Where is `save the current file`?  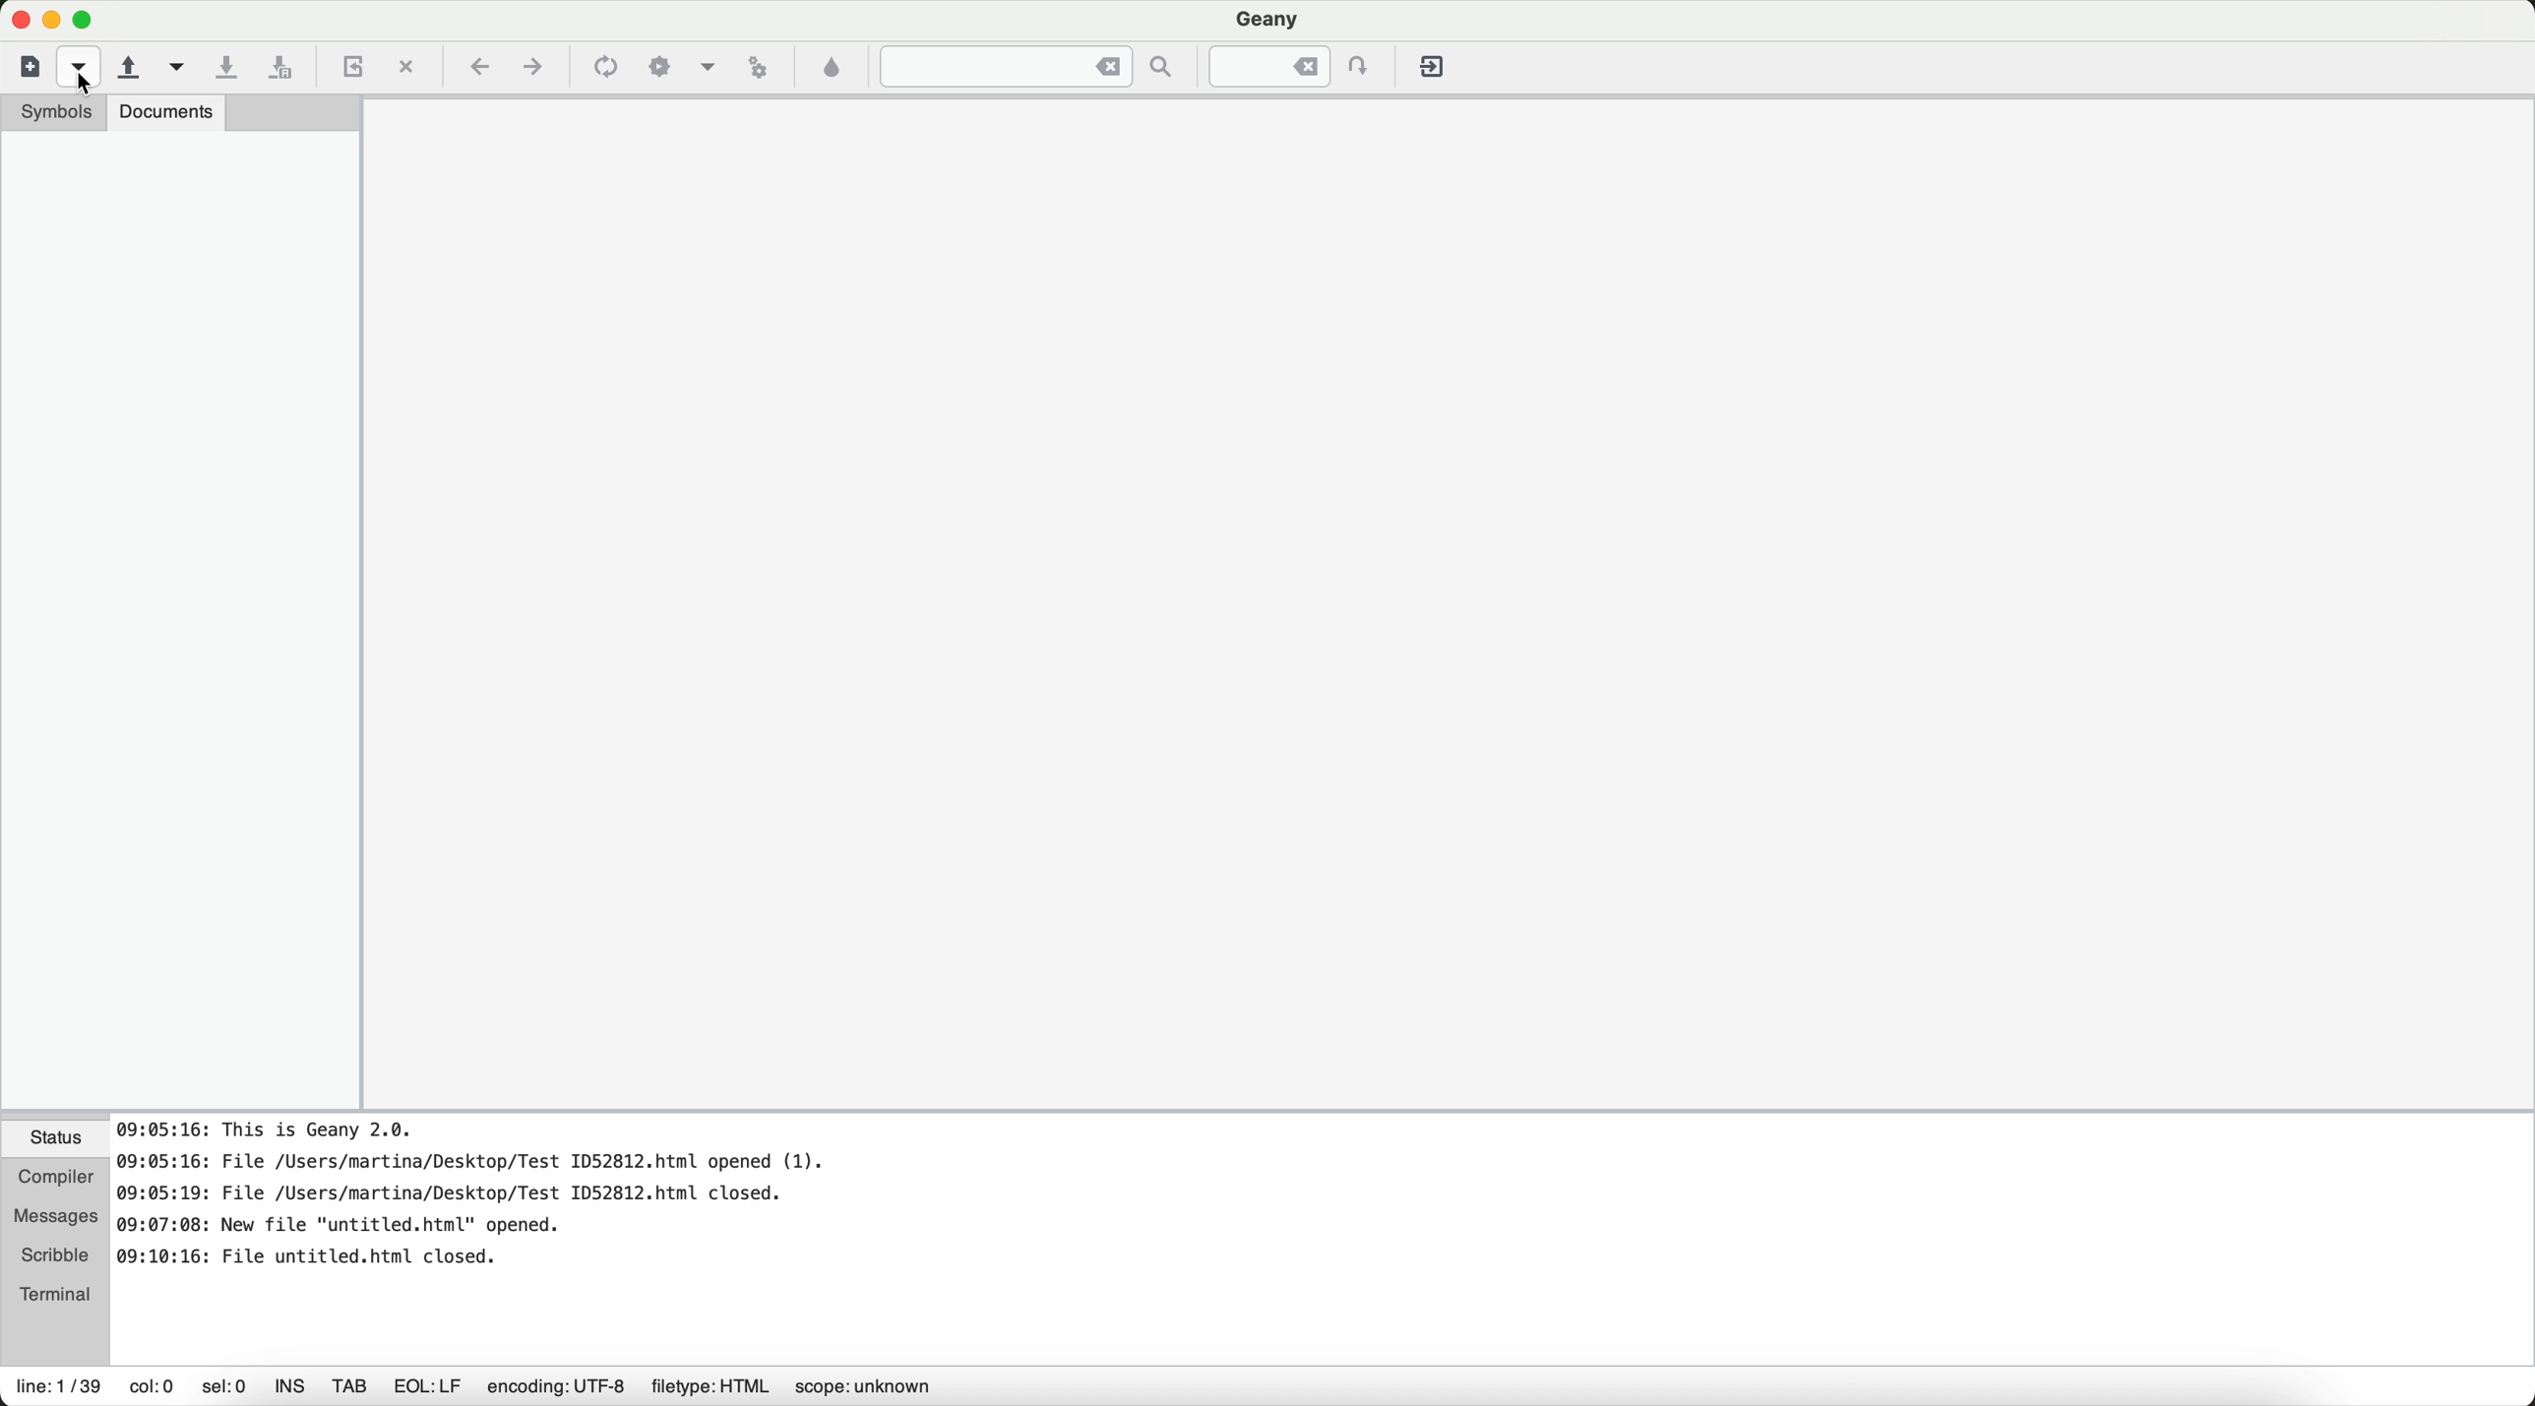 save the current file is located at coordinates (228, 68).